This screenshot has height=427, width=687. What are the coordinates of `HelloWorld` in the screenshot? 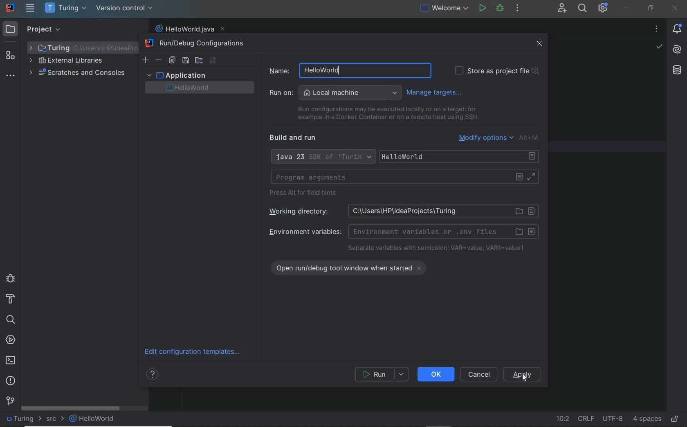 It's located at (204, 88).